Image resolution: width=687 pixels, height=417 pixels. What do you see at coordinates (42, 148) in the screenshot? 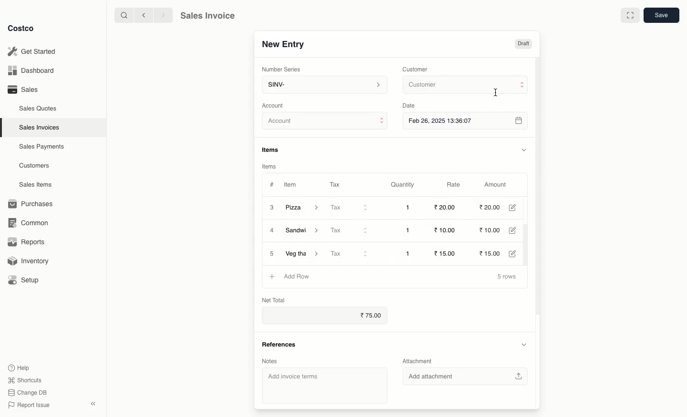
I see `Sales Payments.` at bounding box center [42, 148].